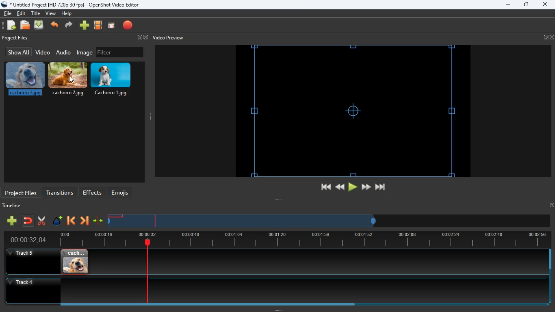 This screenshot has height=312, width=555. What do you see at coordinates (69, 79) in the screenshot?
I see `cachorro.2.jpg` at bounding box center [69, 79].